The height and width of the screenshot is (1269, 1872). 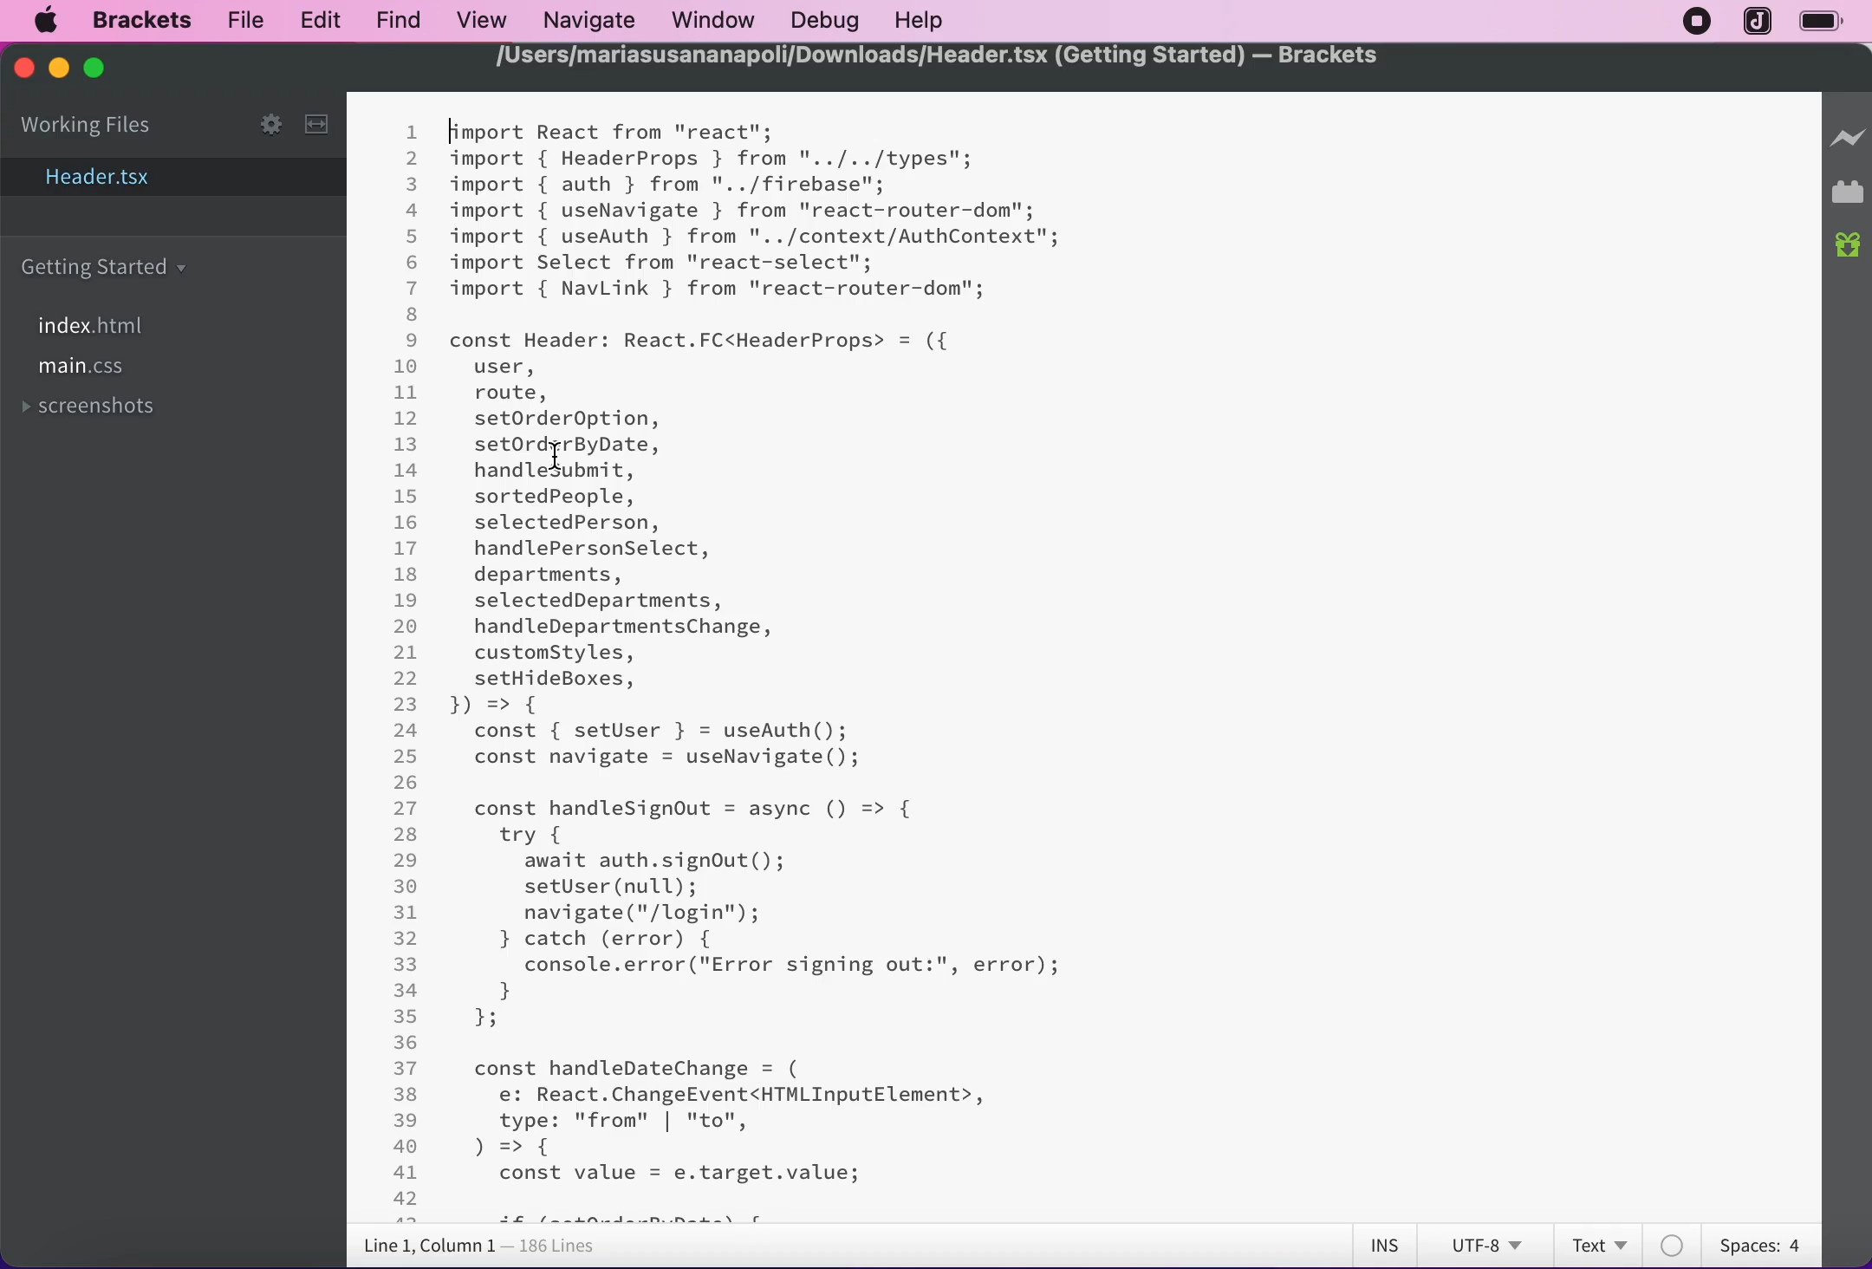 What do you see at coordinates (1691, 23) in the screenshot?
I see `recording stopped` at bounding box center [1691, 23].